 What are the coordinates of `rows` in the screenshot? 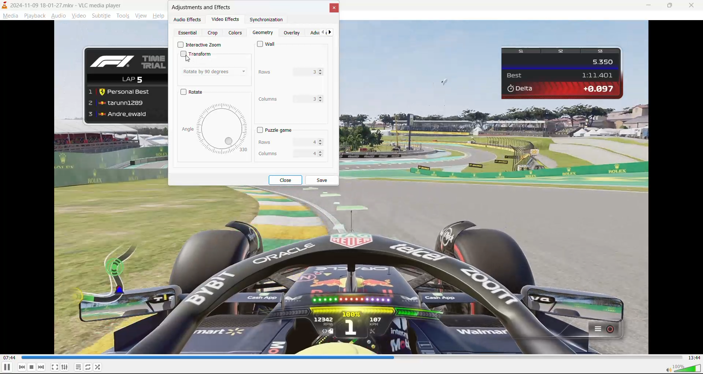 It's located at (286, 143).